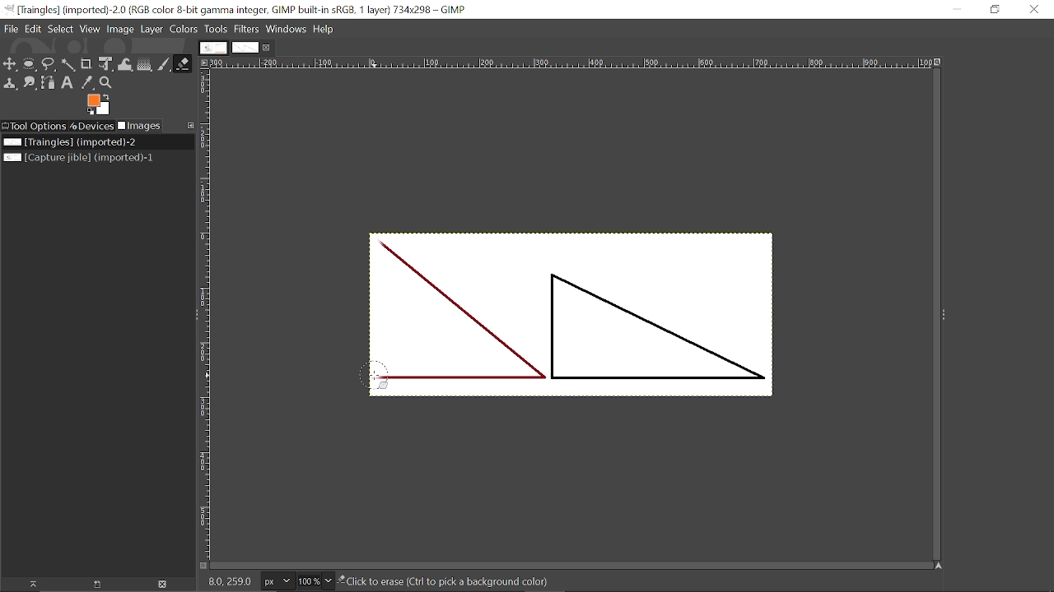 This screenshot has width=1054, height=592. What do you see at coordinates (125, 65) in the screenshot?
I see `Wrap text tool` at bounding box center [125, 65].